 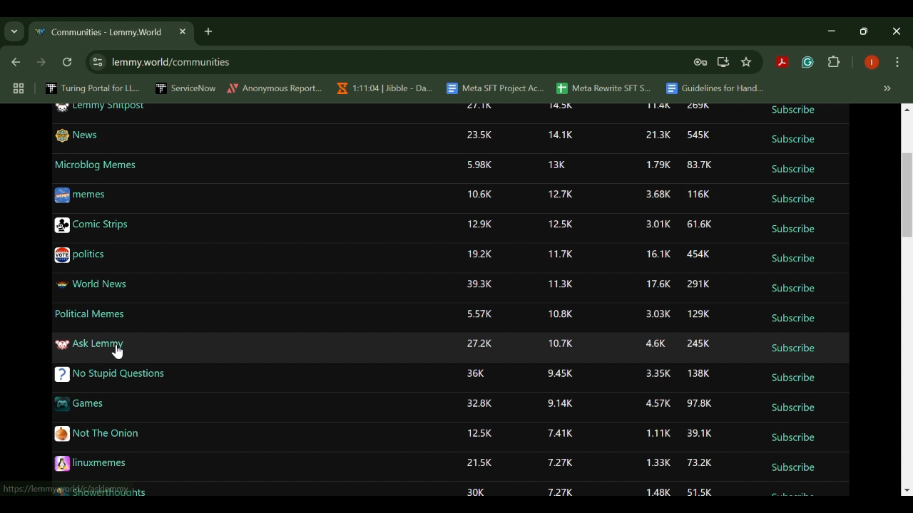 What do you see at coordinates (558, 371) in the screenshot?
I see `9.45K` at bounding box center [558, 371].